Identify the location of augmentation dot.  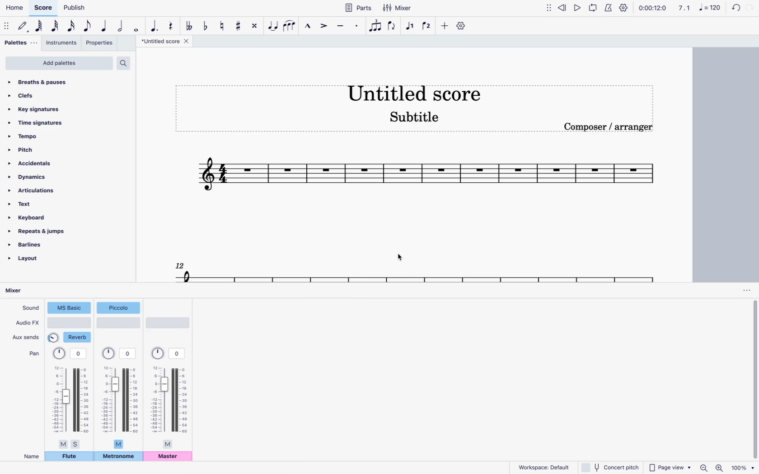
(154, 23).